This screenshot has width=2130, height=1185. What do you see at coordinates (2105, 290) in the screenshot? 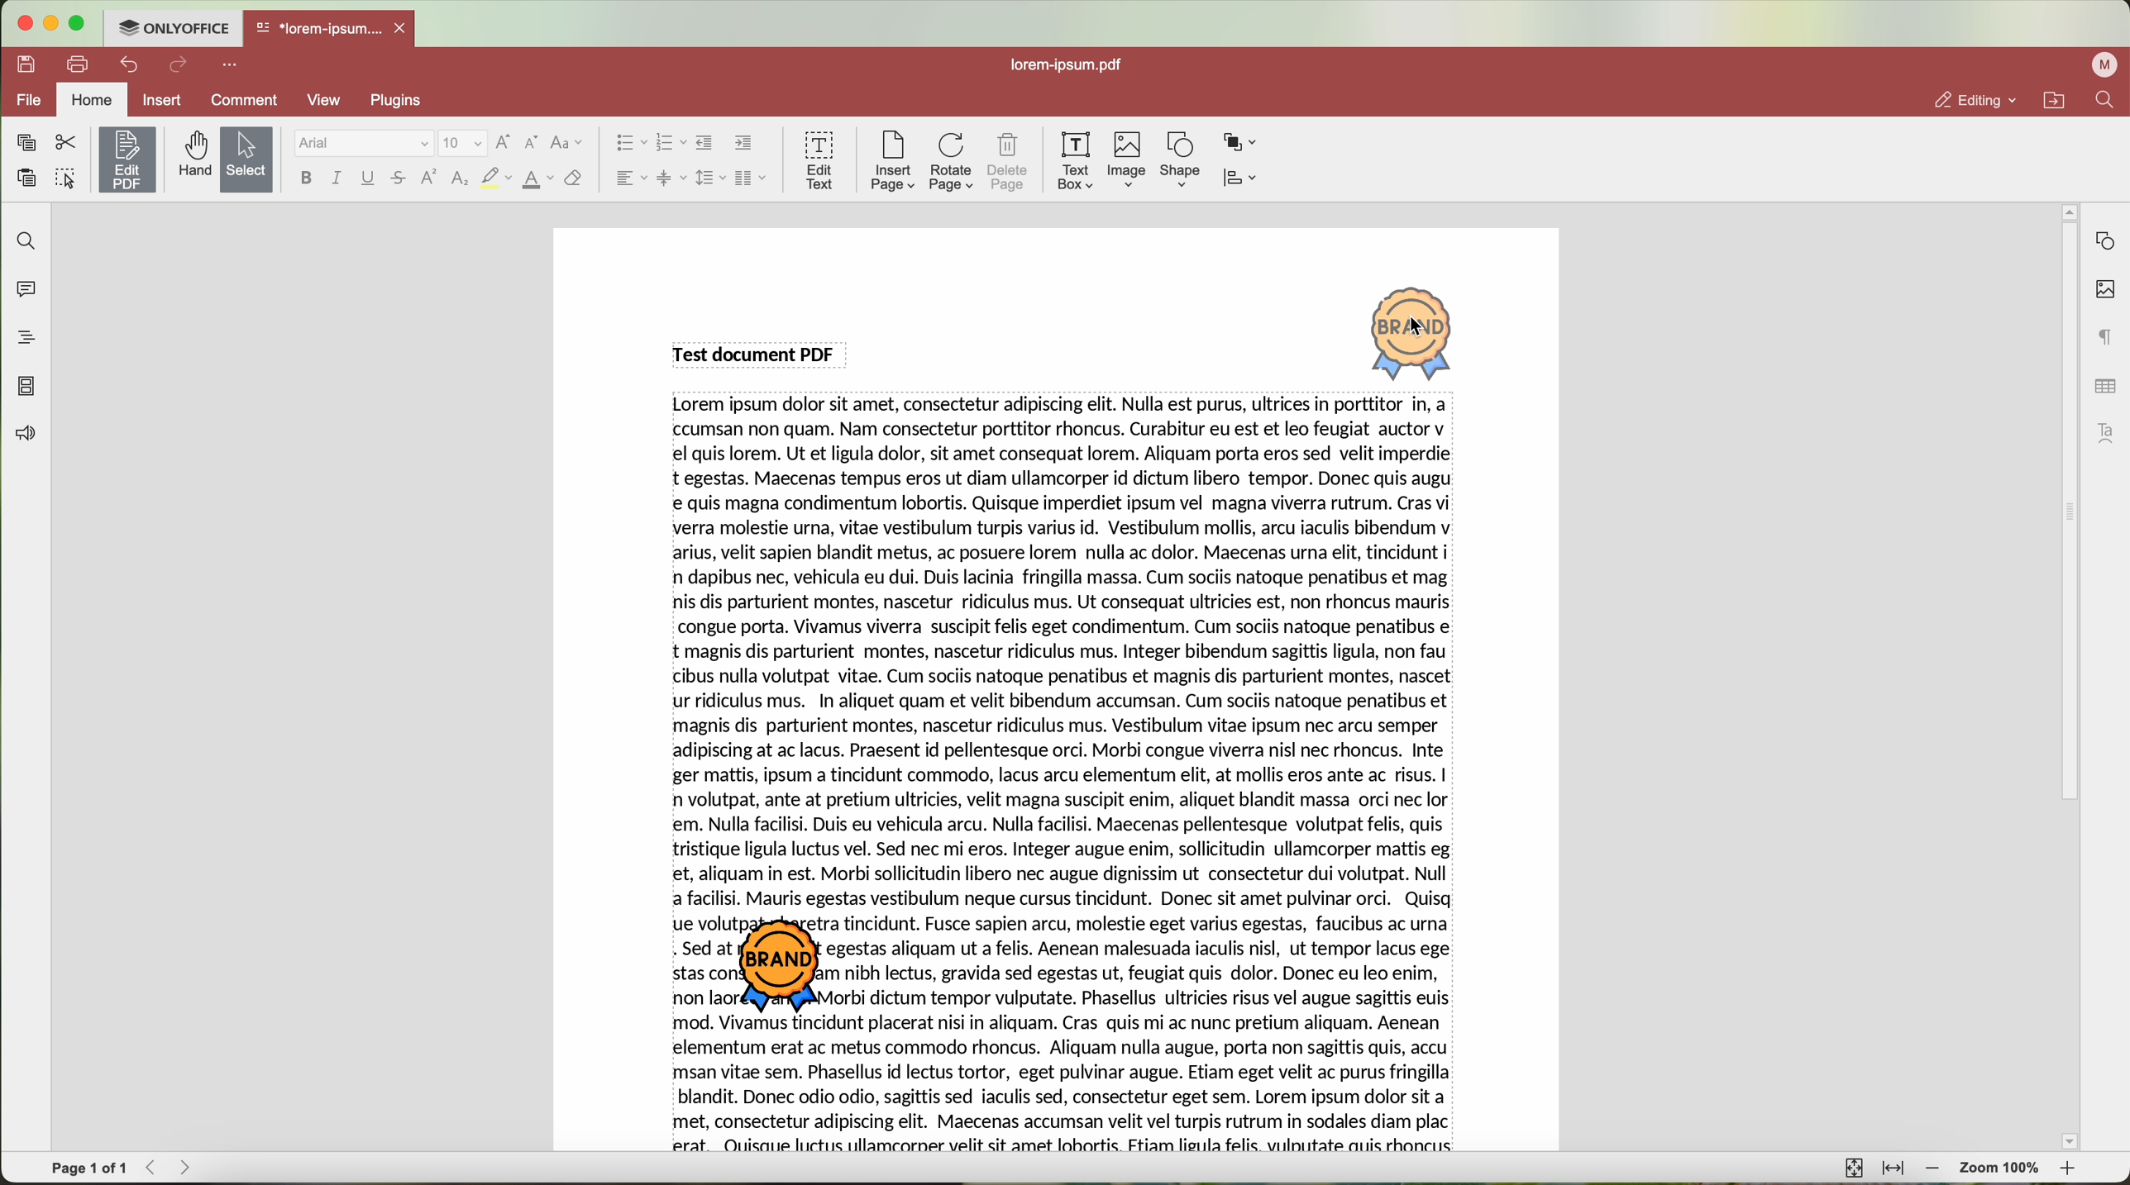
I see `image settings` at bounding box center [2105, 290].